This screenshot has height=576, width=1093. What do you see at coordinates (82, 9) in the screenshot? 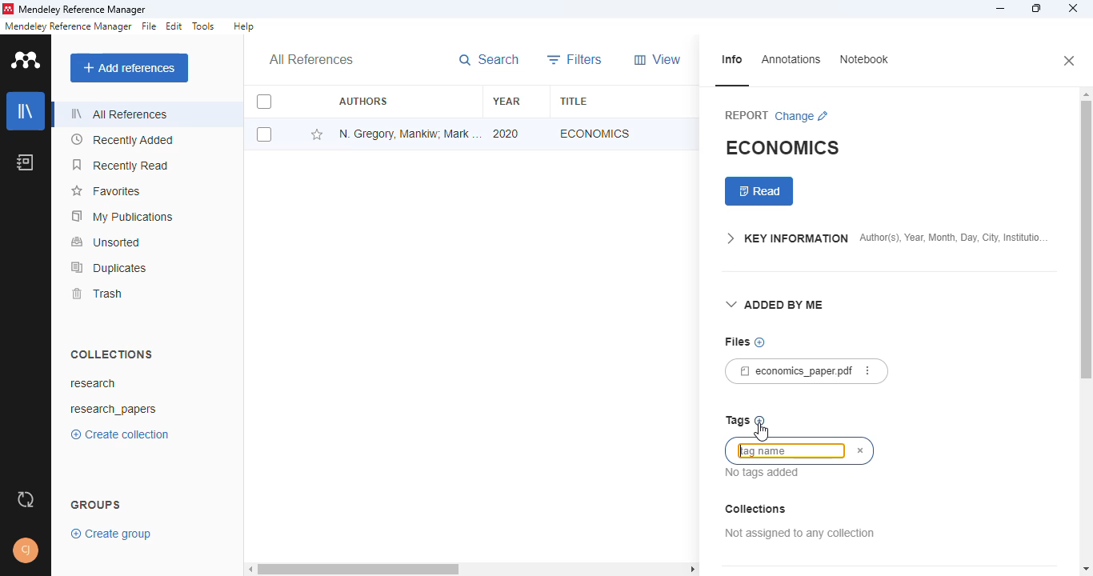
I see `mendeley reference manager` at bounding box center [82, 9].